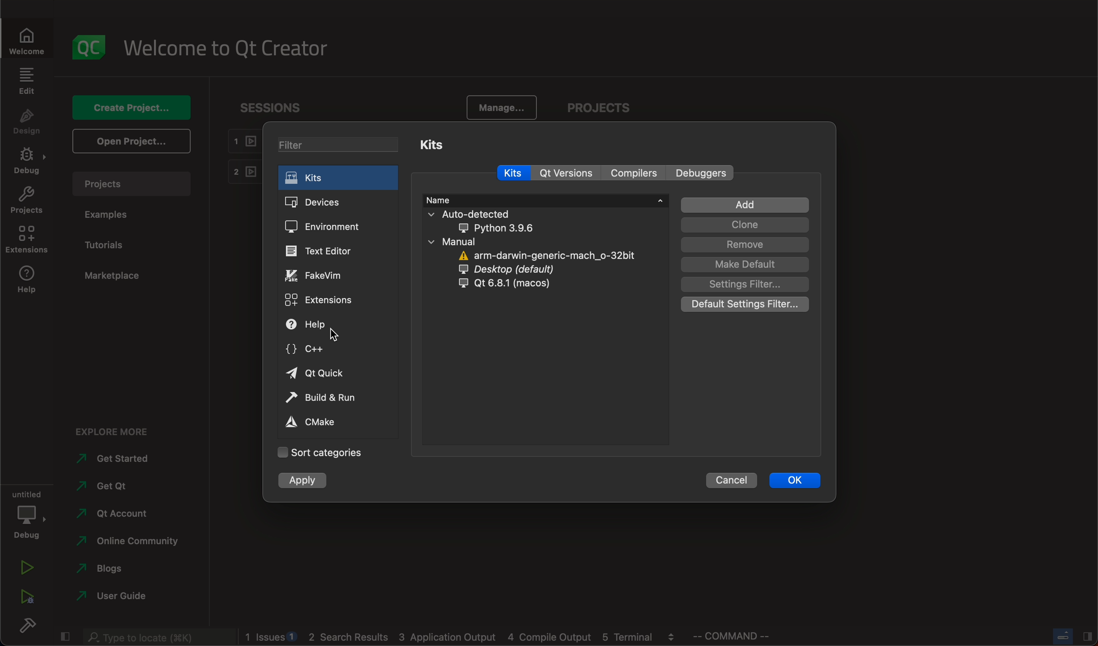 The width and height of the screenshot is (1098, 646). What do you see at coordinates (634, 173) in the screenshot?
I see `compilers` at bounding box center [634, 173].